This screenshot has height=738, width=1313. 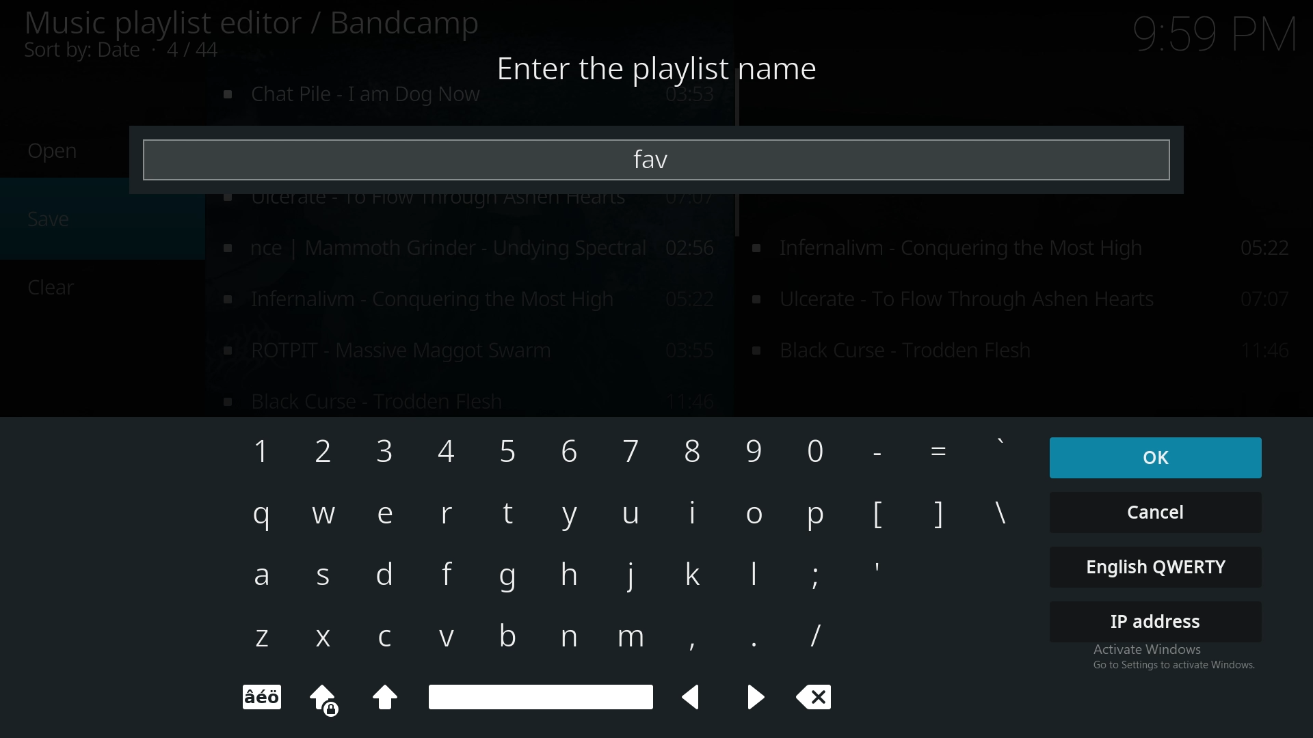 What do you see at coordinates (1025, 301) in the screenshot?
I see `Infernalivm - Conquering the Most High 05:22` at bounding box center [1025, 301].